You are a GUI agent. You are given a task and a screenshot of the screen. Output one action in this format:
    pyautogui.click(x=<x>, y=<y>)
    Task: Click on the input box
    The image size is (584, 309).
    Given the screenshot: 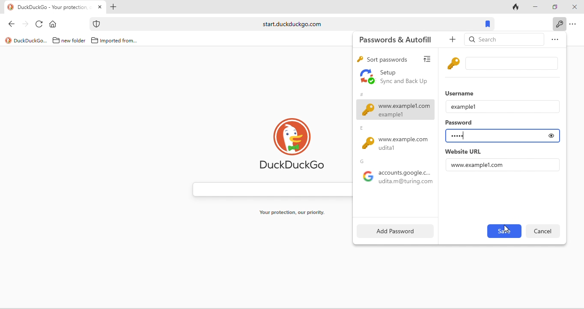 What is the action you would take?
    pyautogui.click(x=513, y=63)
    